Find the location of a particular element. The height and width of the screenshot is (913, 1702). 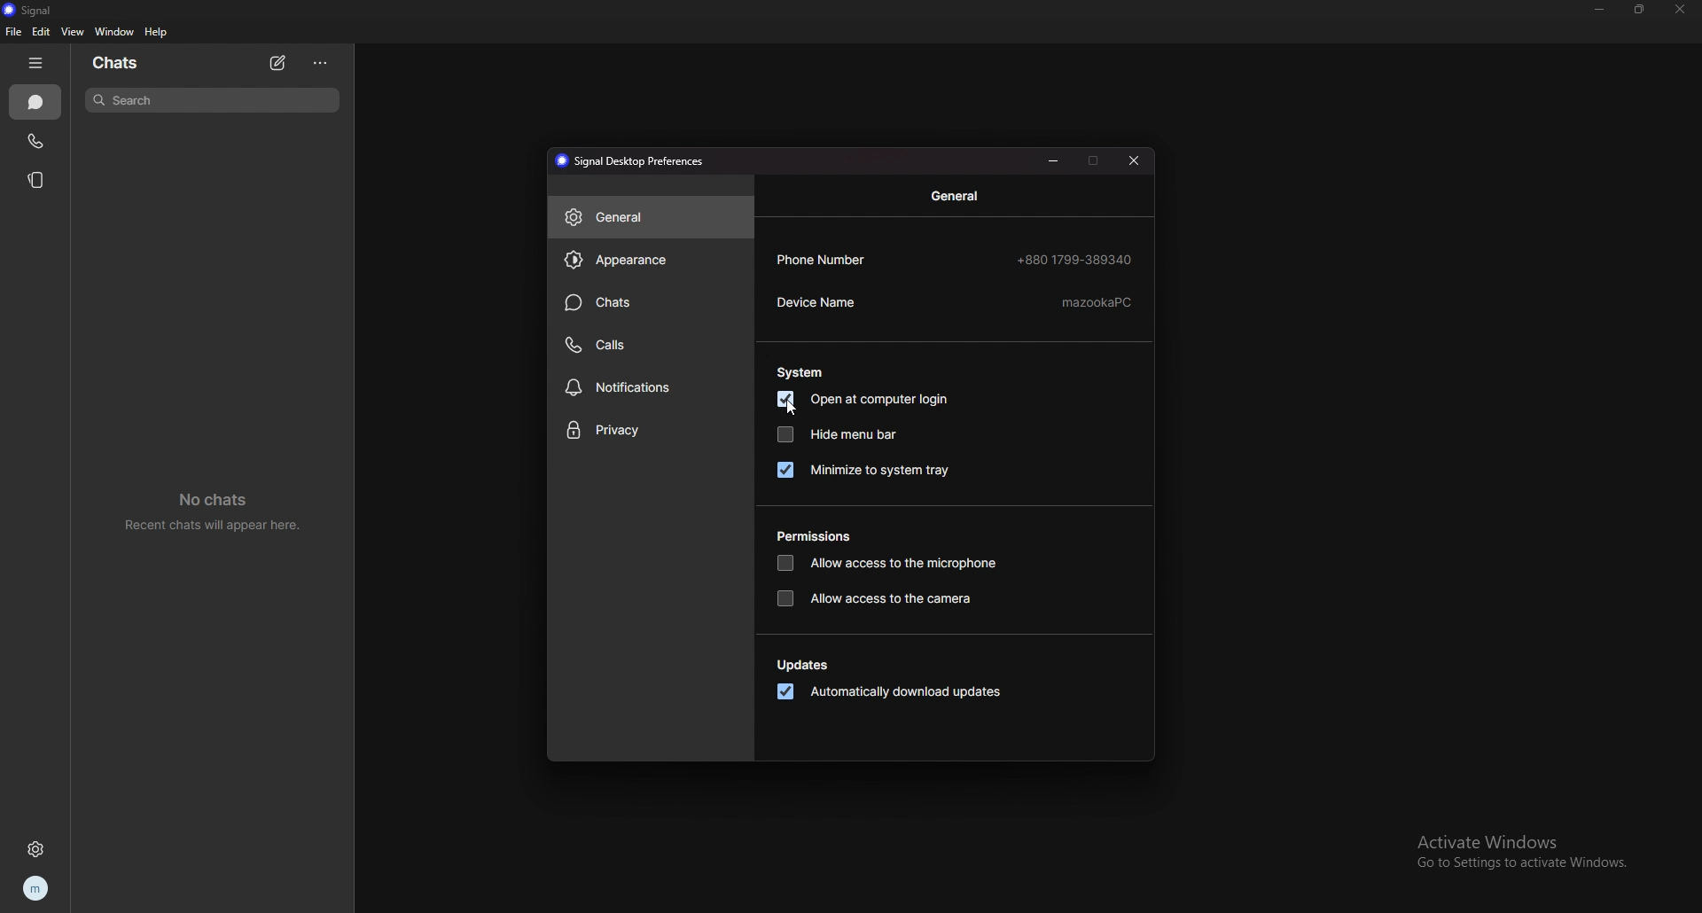

search is located at coordinates (211, 99).